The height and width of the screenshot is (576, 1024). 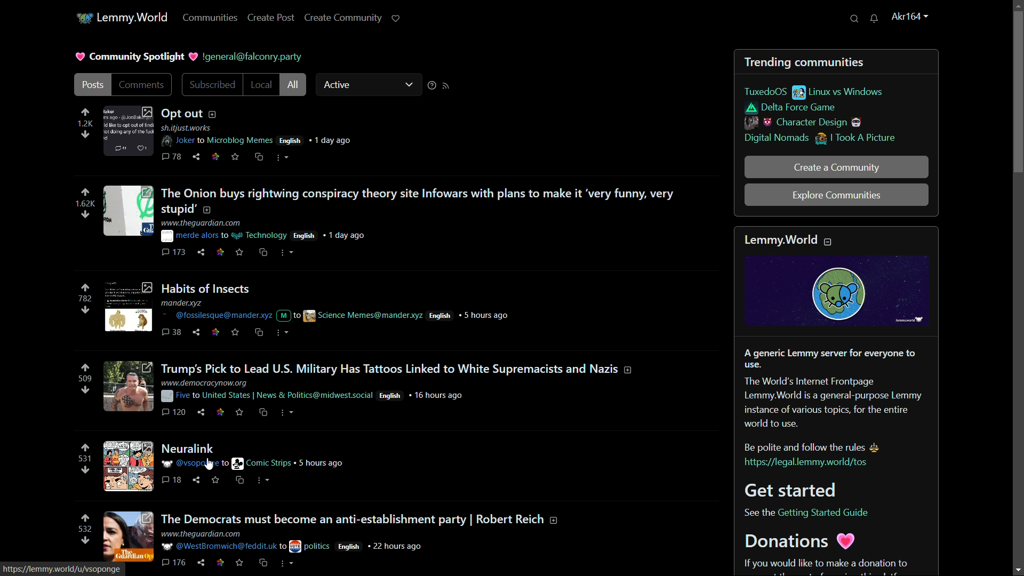 What do you see at coordinates (338, 85) in the screenshot?
I see `active` at bounding box center [338, 85].